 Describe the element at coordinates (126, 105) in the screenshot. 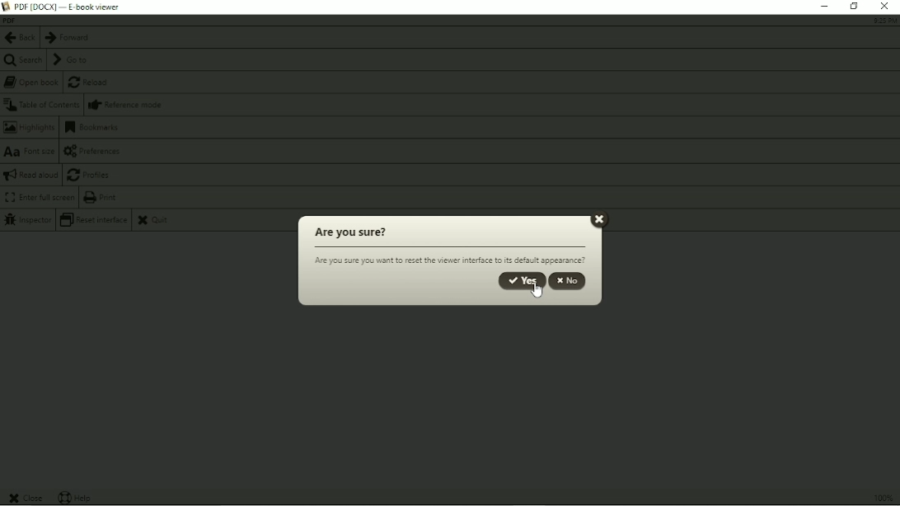

I see `Reference mode` at that location.